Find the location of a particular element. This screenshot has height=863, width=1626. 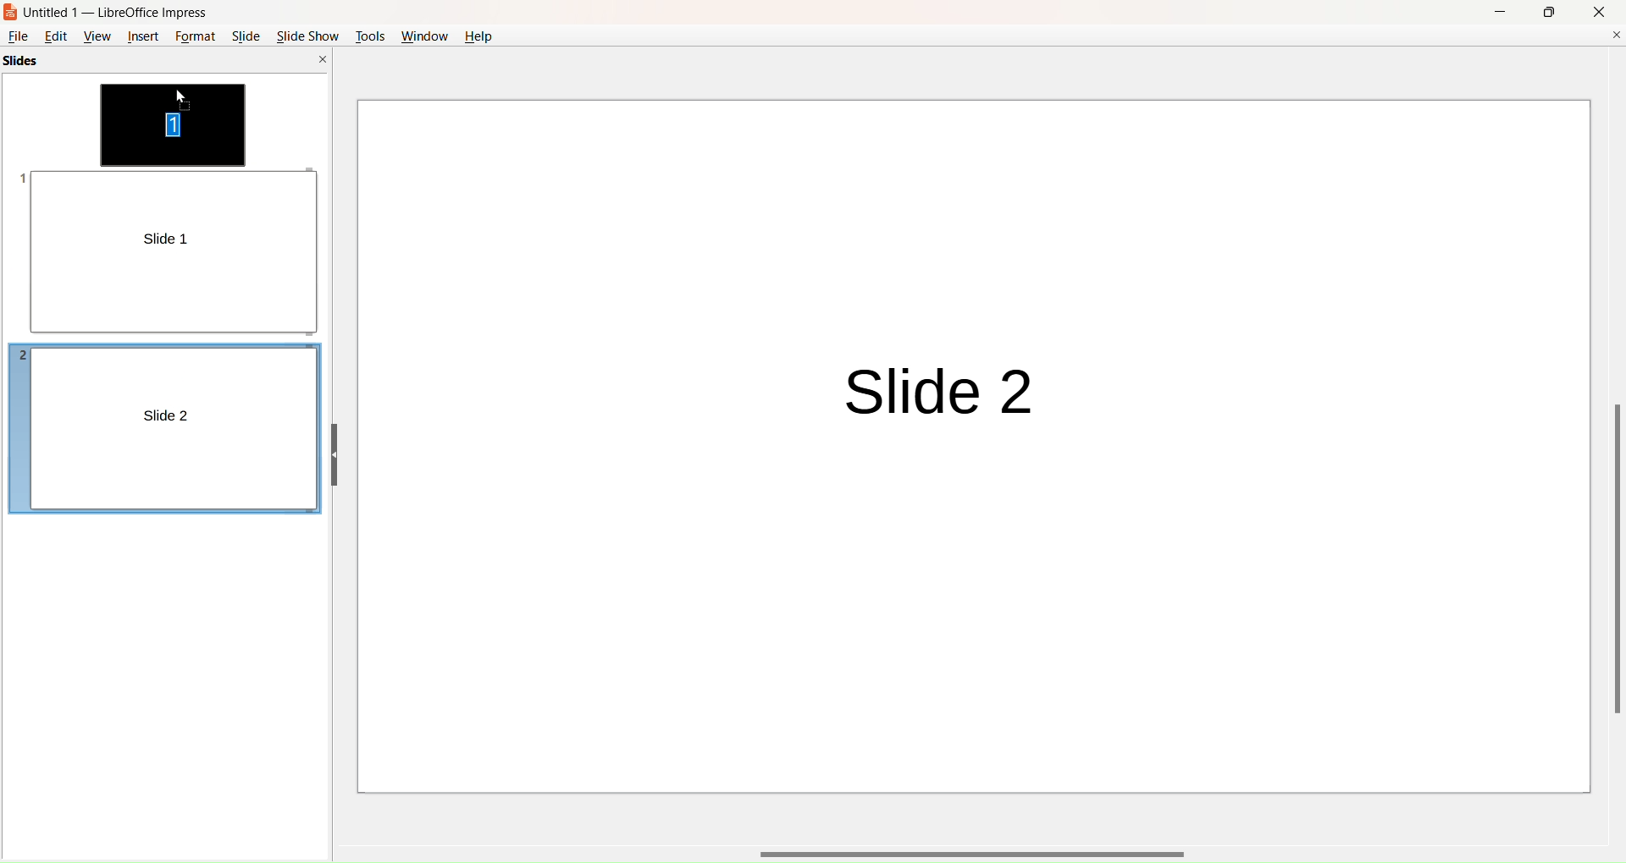

window is located at coordinates (422, 36).